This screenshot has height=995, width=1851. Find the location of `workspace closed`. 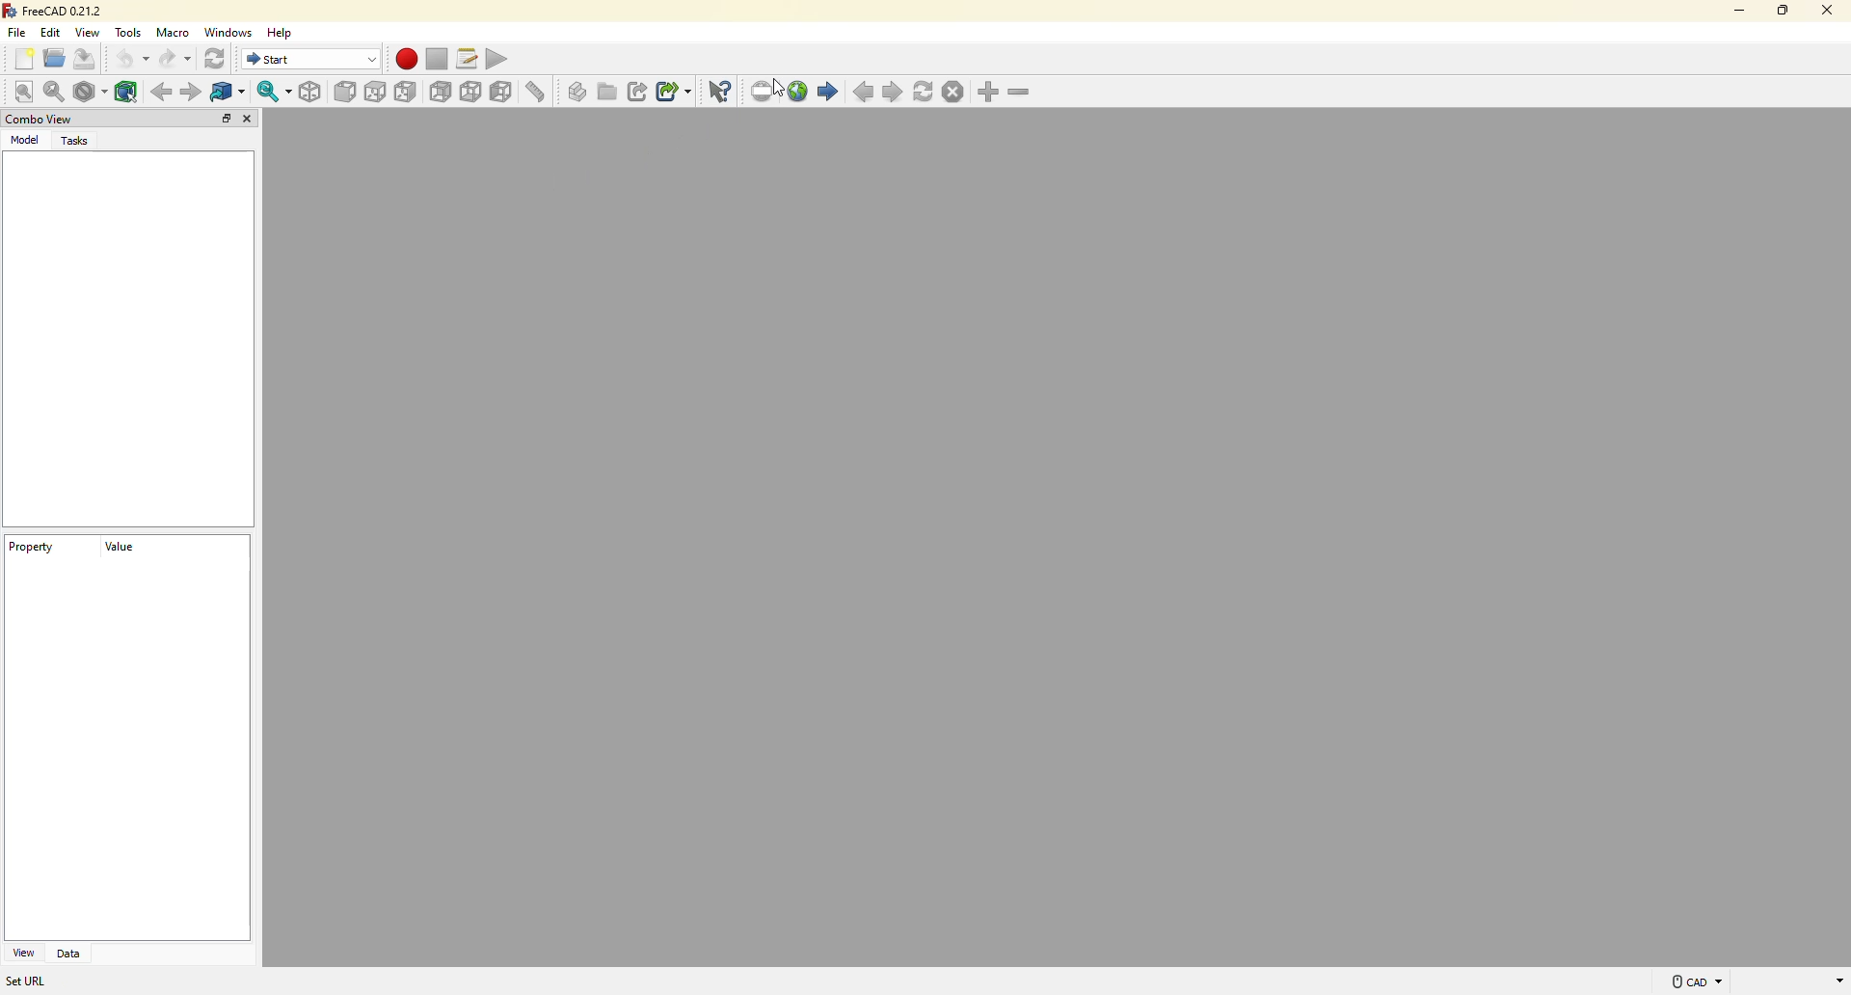

workspace closed is located at coordinates (1057, 536).